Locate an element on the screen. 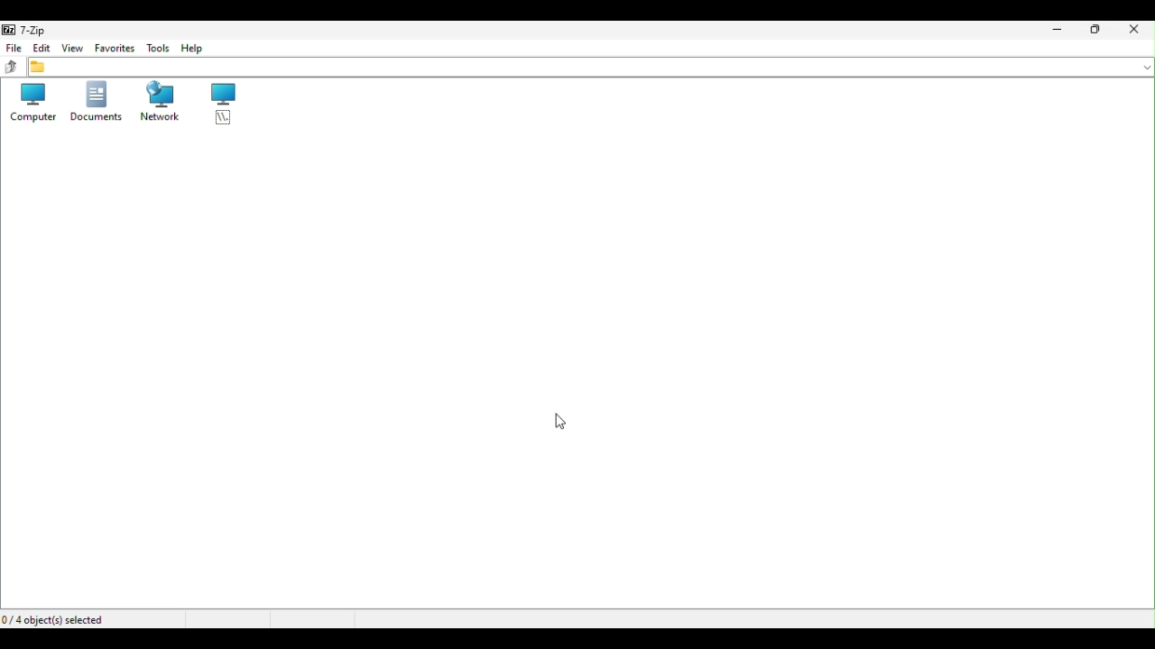 The width and height of the screenshot is (1155, 649). 7 zip is located at coordinates (26, 28).